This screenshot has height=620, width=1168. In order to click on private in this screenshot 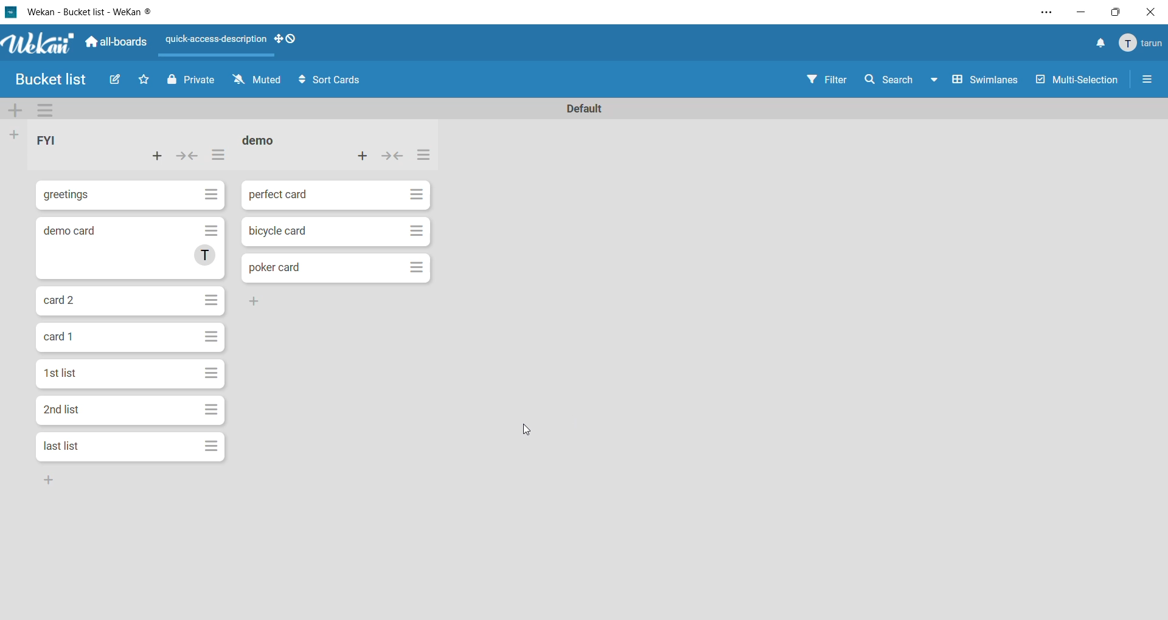, I will do `click(192, 78)`.